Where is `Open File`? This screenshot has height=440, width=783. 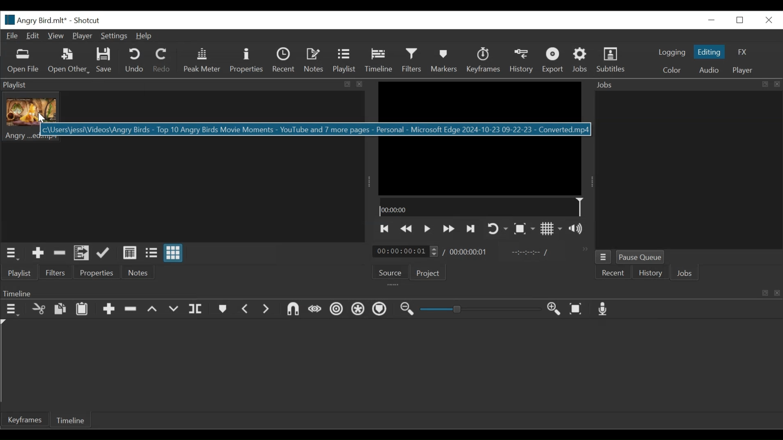 Open File is located at coordinates (25, 61).